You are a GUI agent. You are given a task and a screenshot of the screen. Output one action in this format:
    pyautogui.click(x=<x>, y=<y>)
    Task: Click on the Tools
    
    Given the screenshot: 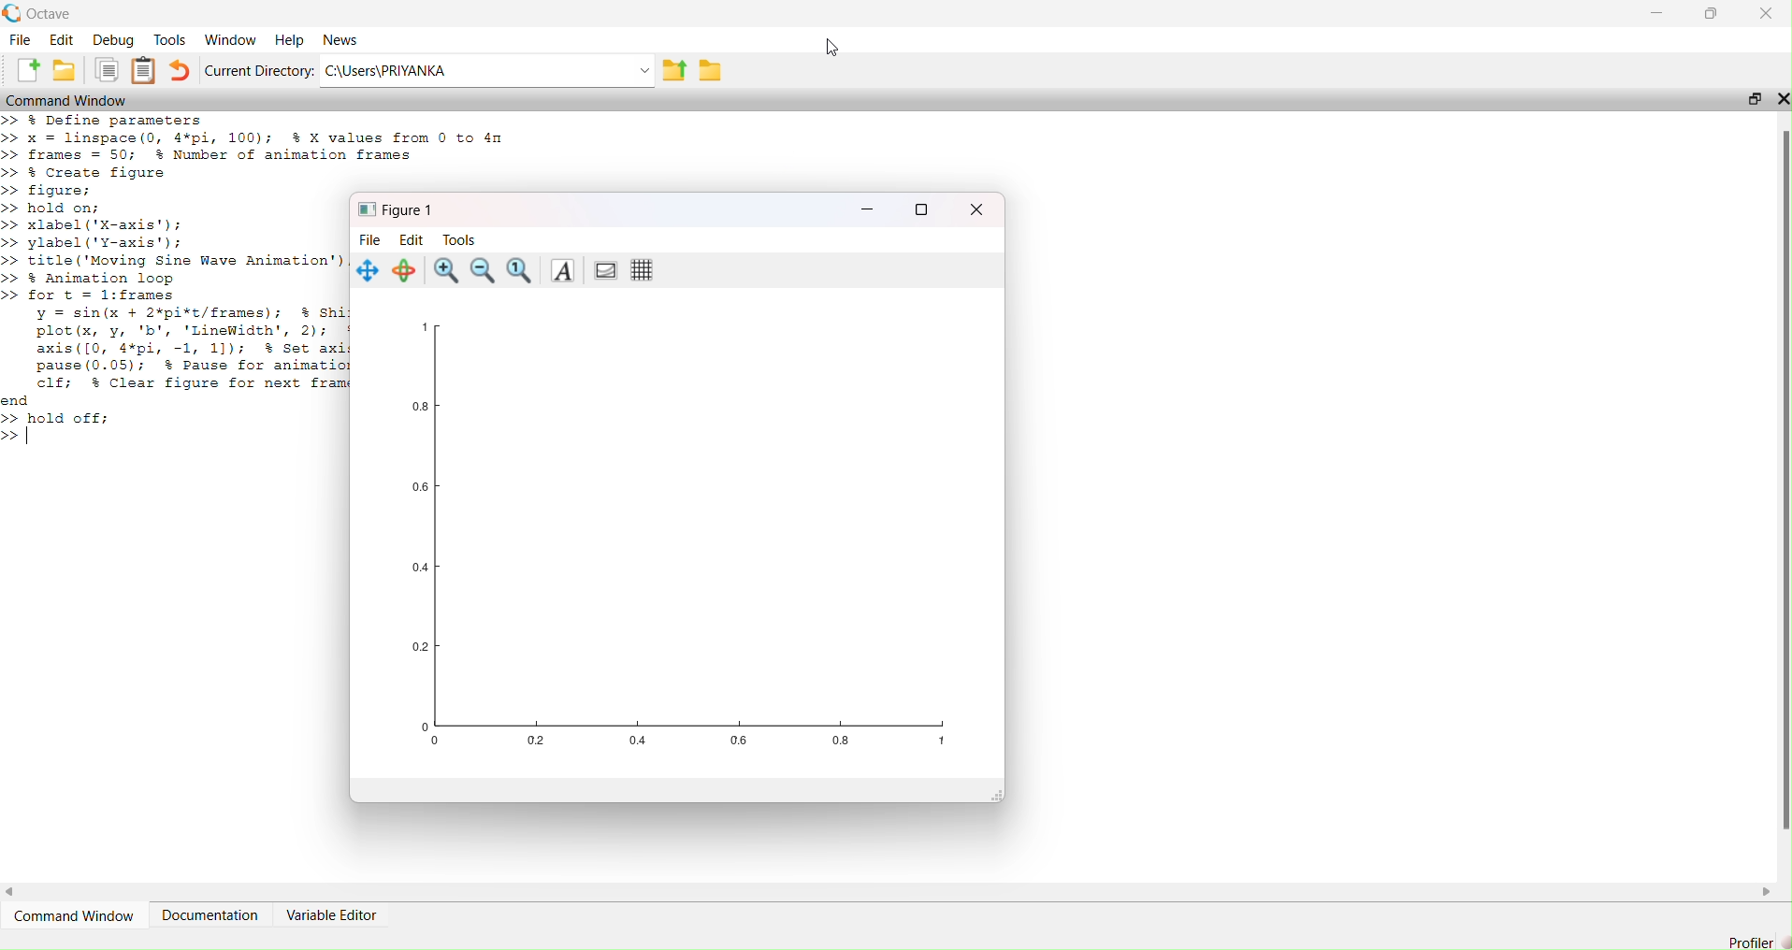 What is the action you would take?
    pyautogui.click(x=469, y=241)
    